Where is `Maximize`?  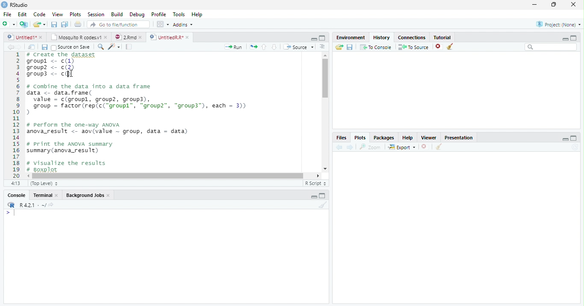
Maximize is located at coordinates (322, 38).